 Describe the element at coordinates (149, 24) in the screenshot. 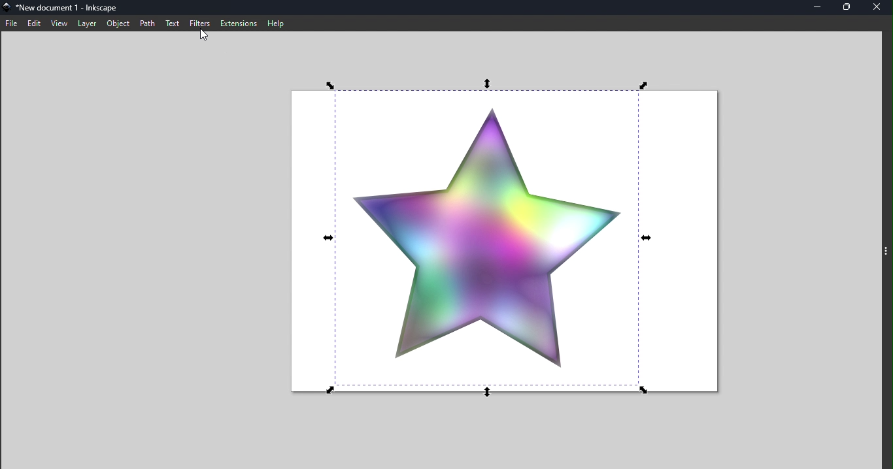

I see `Path` at that location.